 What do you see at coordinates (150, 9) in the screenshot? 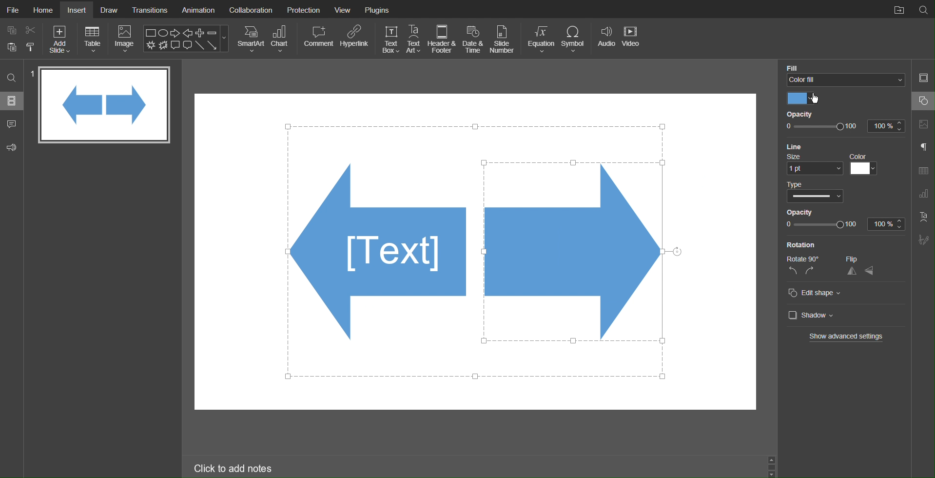
I see `Transitions` at bounding box center [150, 9].